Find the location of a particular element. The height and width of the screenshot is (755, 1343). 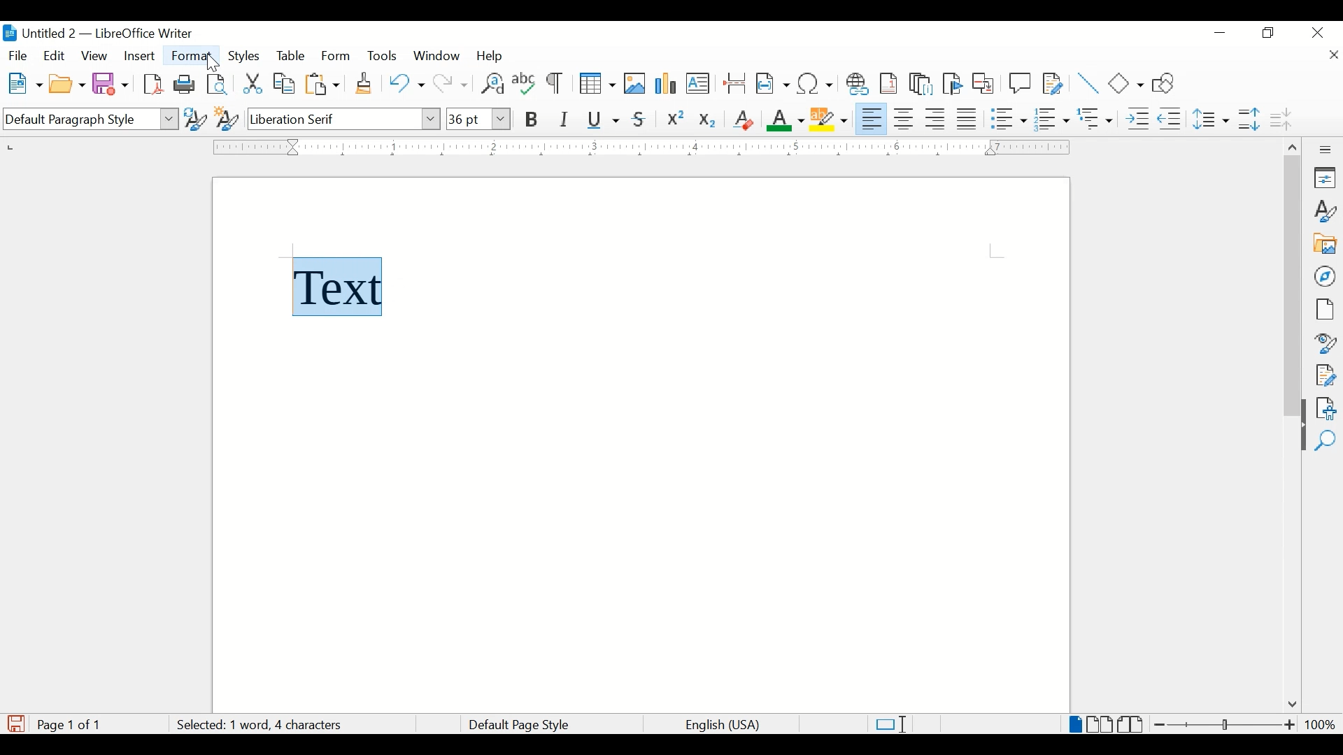

gallery is located at coordinates (1326, 244).